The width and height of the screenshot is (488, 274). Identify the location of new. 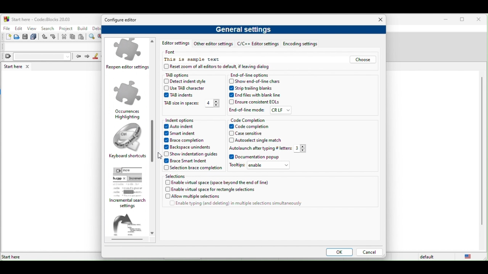
(6, 37).